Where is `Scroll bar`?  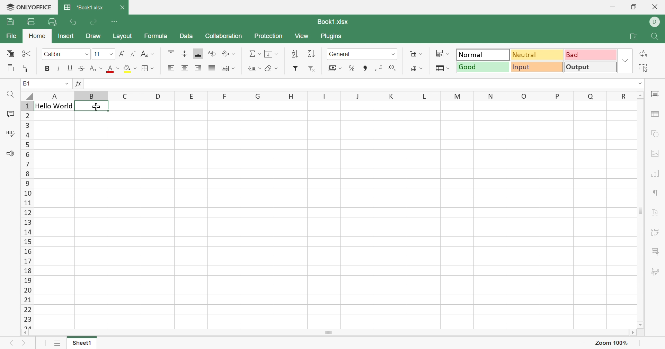 Scroll bar is located at coordinates (327, 333).